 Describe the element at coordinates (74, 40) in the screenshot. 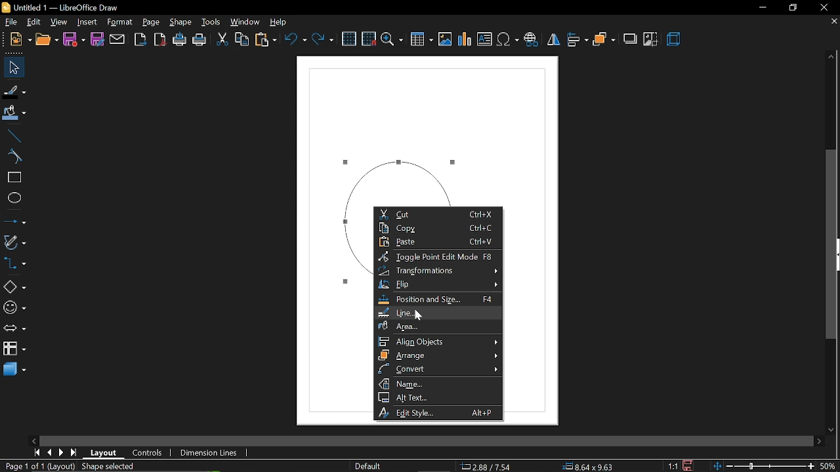

I see `save` at that location.